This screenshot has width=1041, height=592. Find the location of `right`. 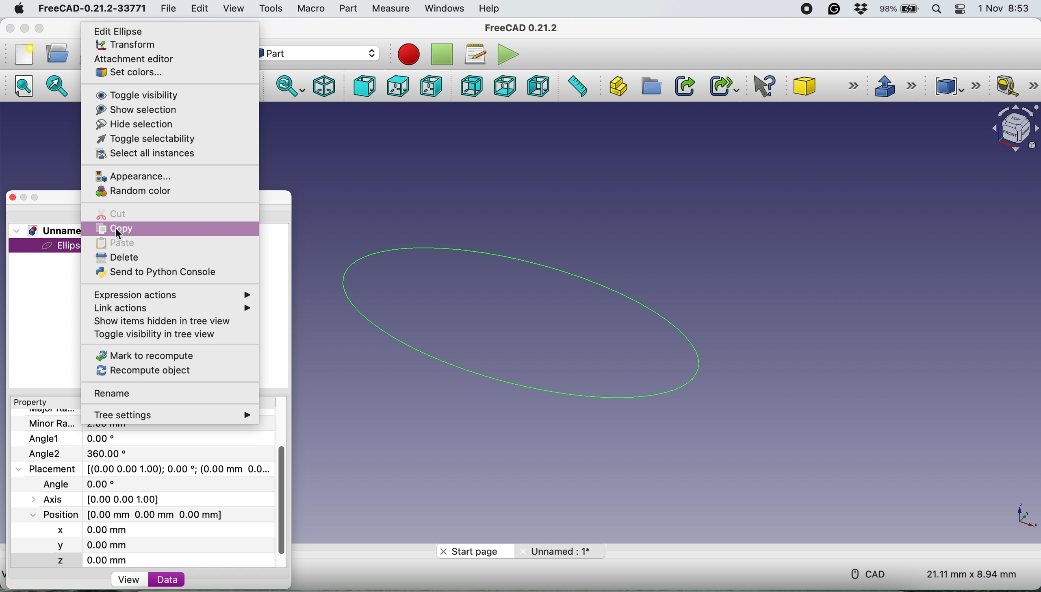

right is located at coordinates (432, 86).